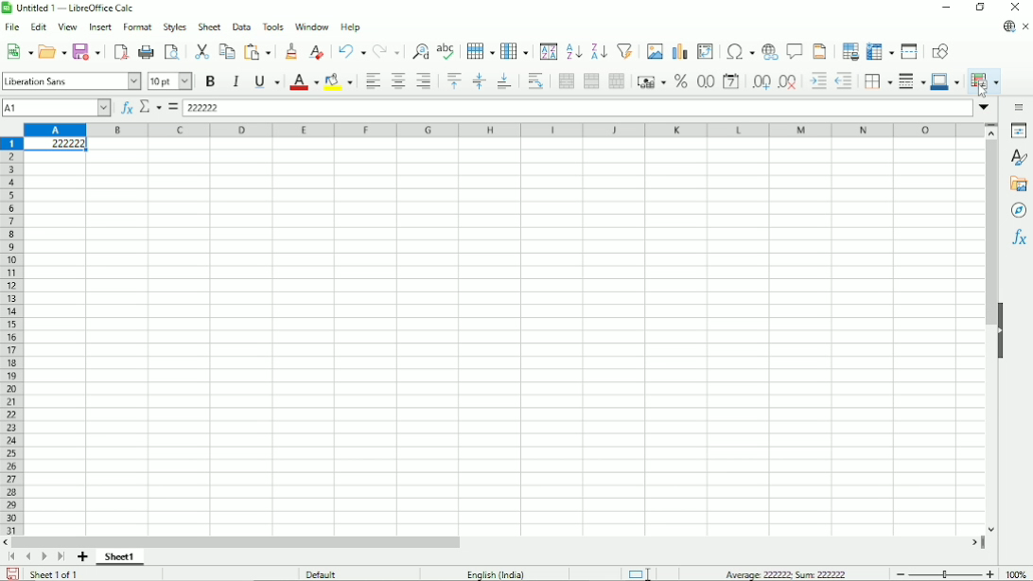  Describe the element at coordinates (617, 80) in the screenshot. I see `Unmerge cells` at that location.